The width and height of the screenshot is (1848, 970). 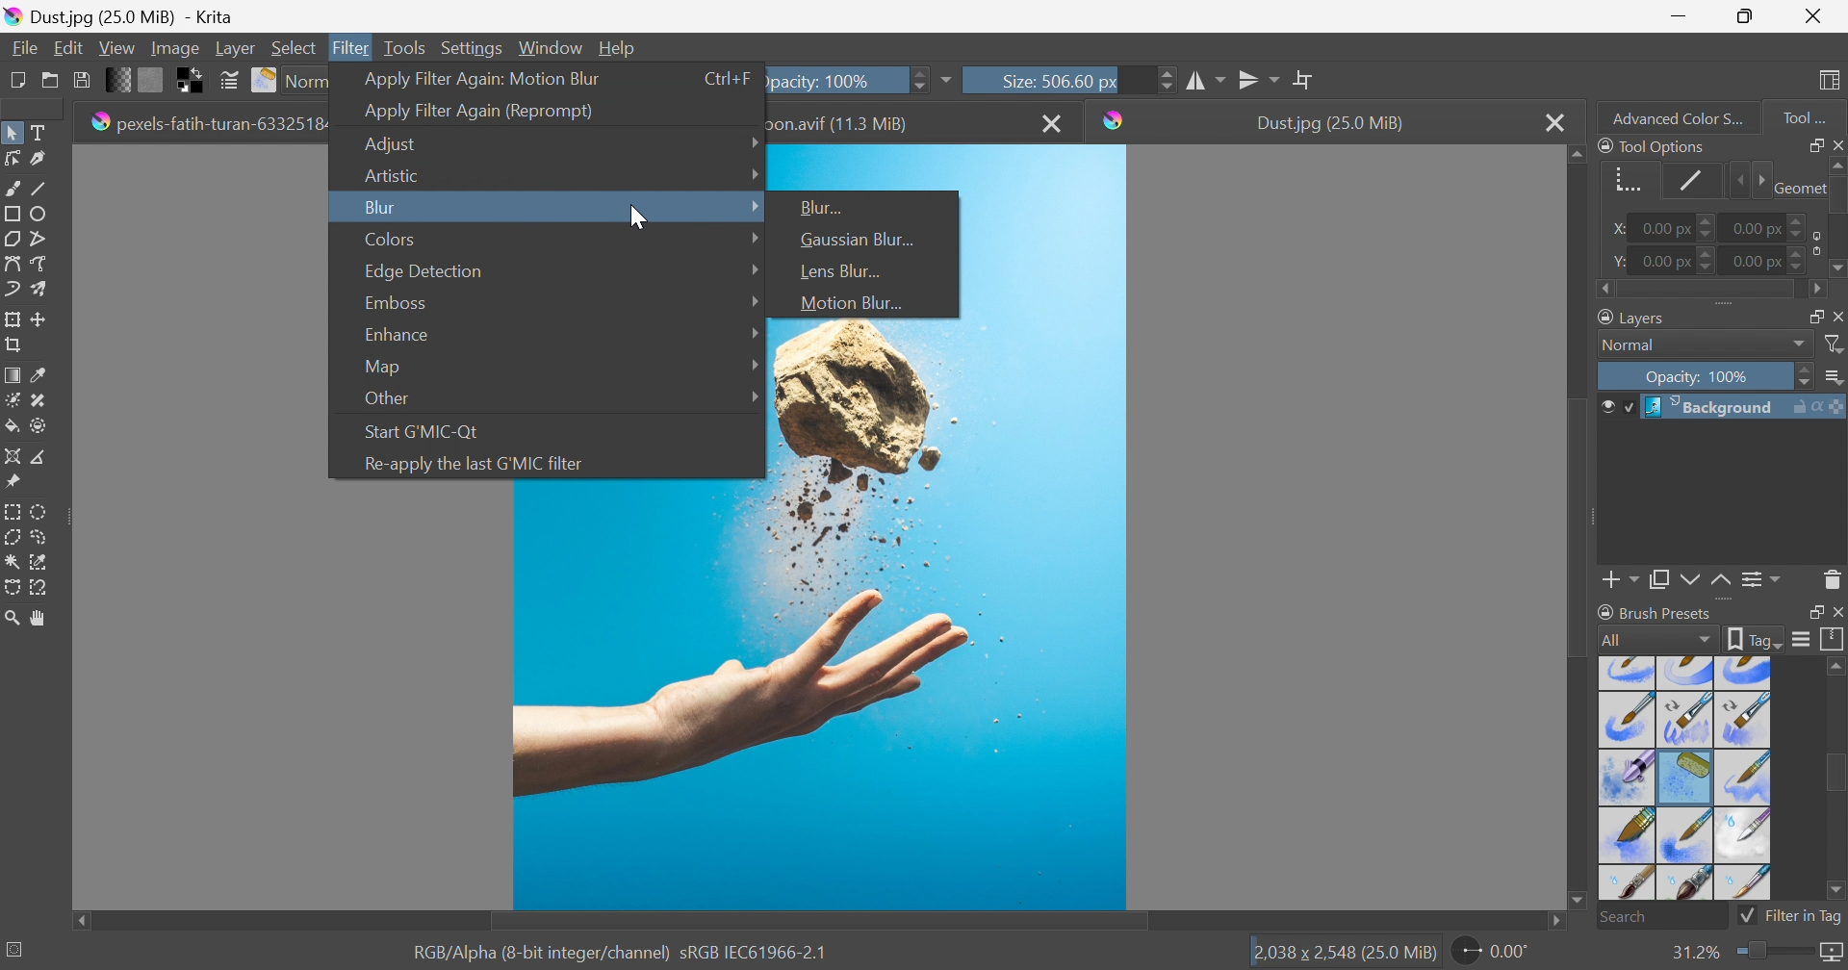 What do you see at coordinates (12, 590) in the screenshot?
I see `selection tool` at bounding box center [12, 590].